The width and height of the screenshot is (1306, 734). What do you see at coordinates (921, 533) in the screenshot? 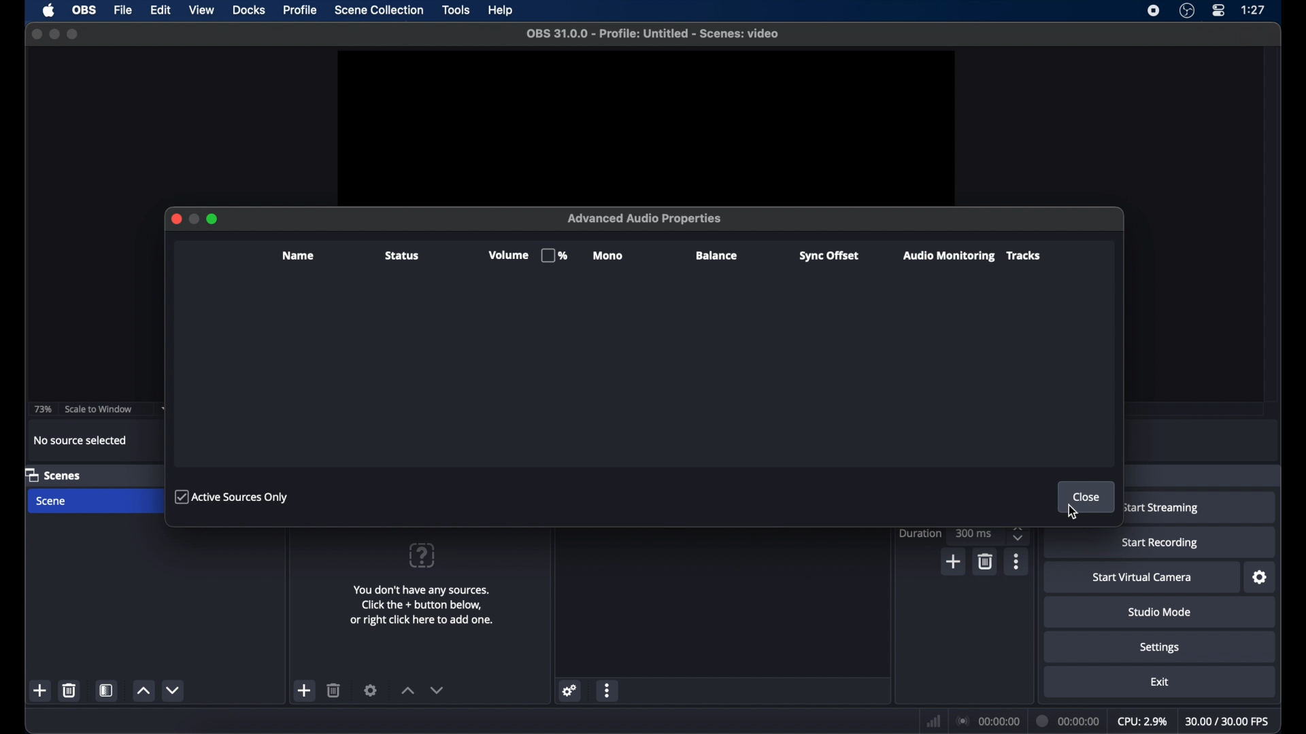
I see `duration` at bounding box center [921, 533].